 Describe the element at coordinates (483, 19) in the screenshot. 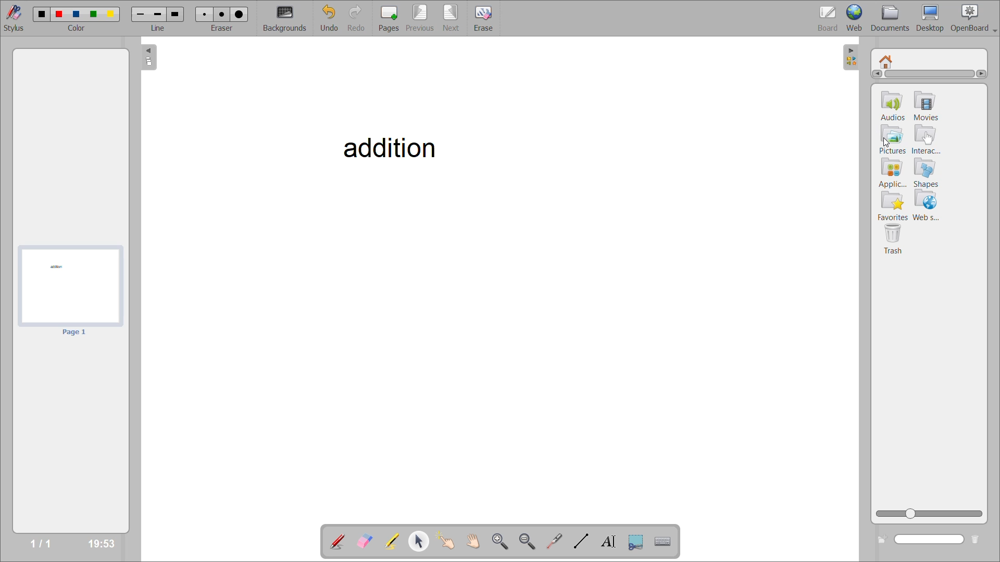

I see `erase` at that location.